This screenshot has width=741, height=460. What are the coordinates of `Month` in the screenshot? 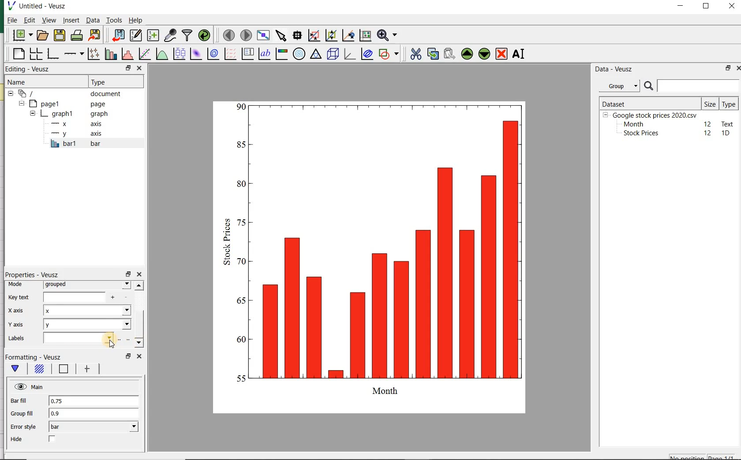 It's located at (633, 124).